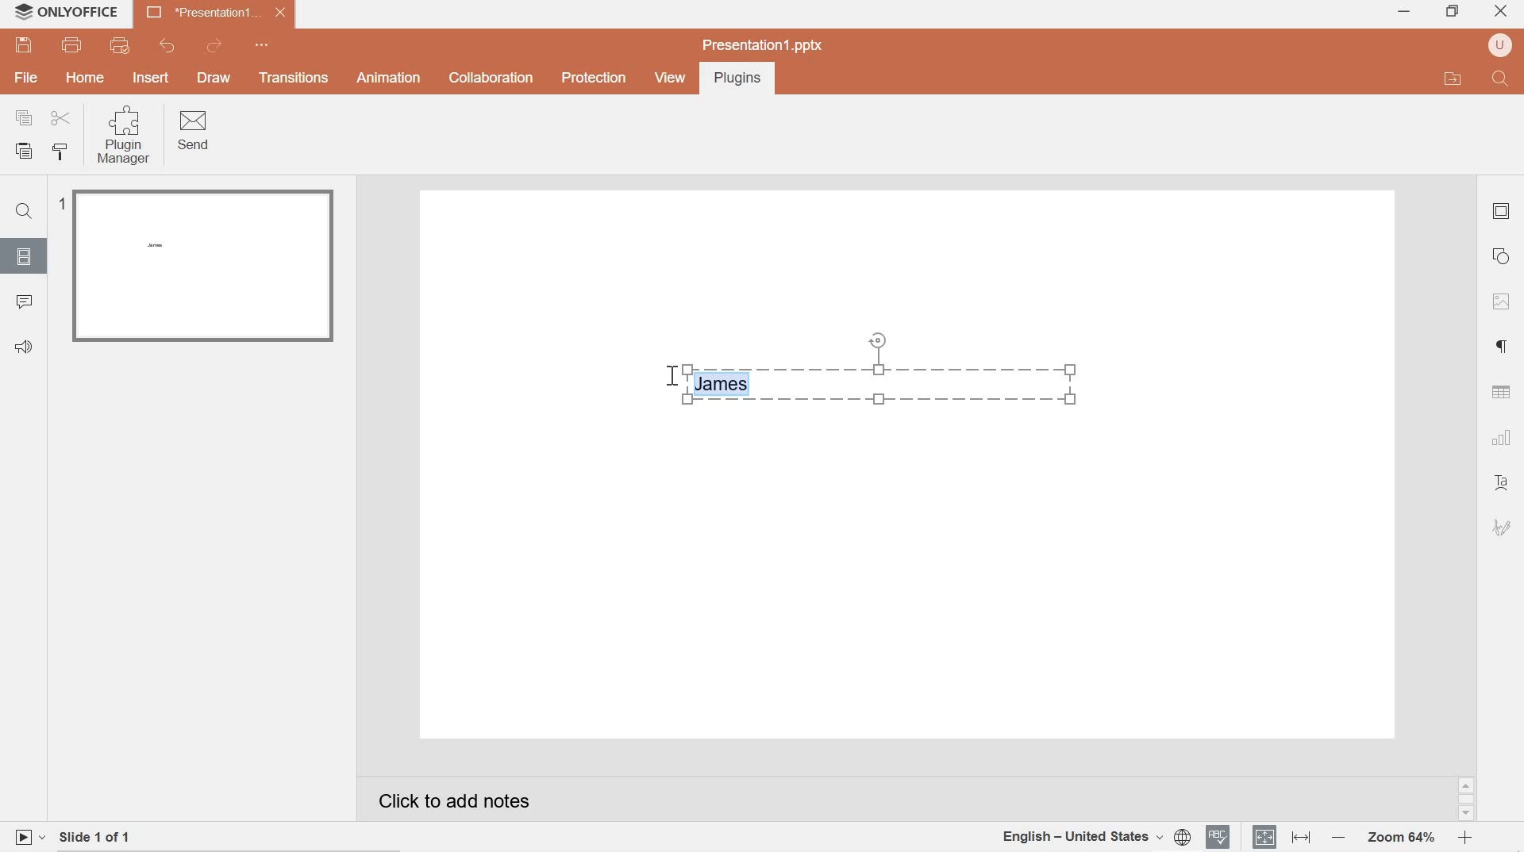 This screenshot has height=852, width=1524. I want to click on image, so click(1503, 303).